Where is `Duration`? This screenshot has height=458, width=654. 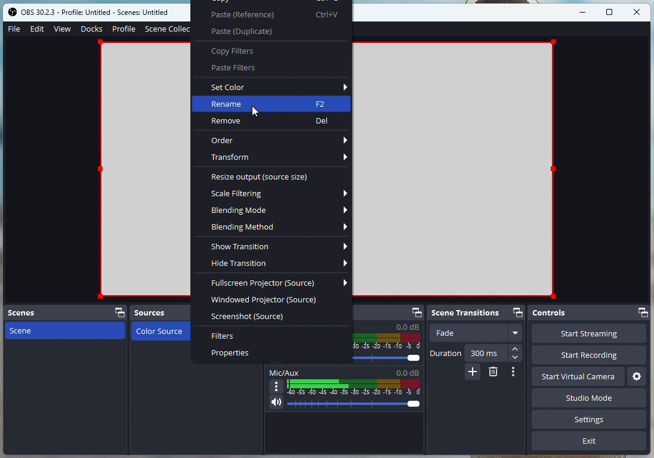 Duration is located at coordinates (476, 353).